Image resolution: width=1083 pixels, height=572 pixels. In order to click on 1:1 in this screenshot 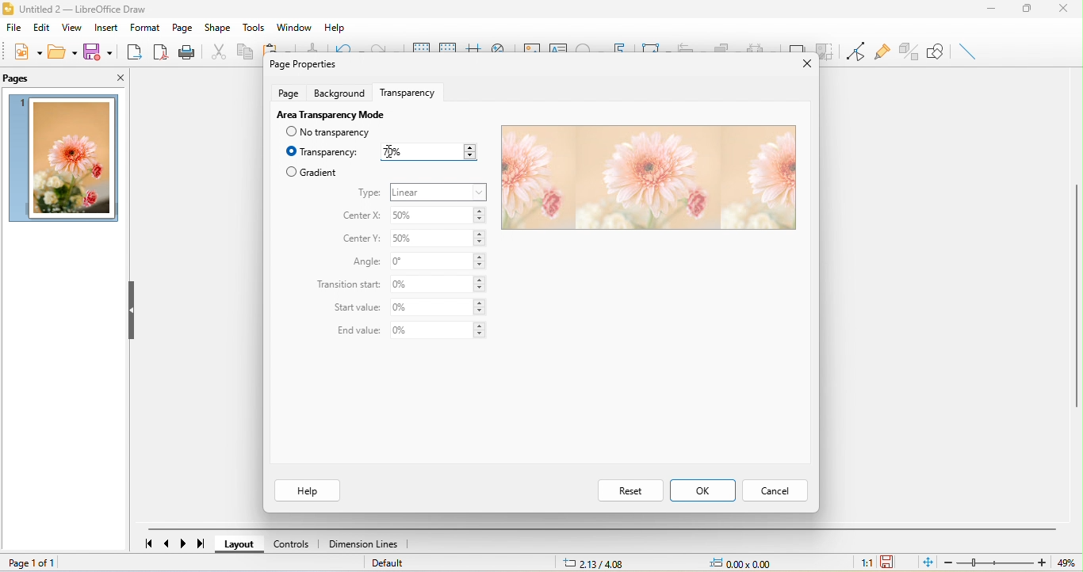, I will do `click(866, 564)`.